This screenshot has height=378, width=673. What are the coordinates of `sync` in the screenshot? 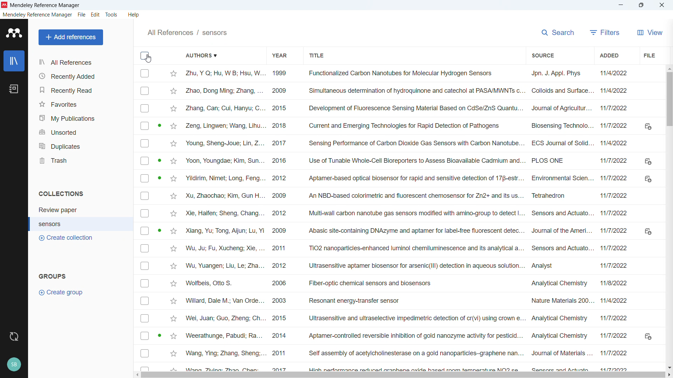 It's located at (13, 336).